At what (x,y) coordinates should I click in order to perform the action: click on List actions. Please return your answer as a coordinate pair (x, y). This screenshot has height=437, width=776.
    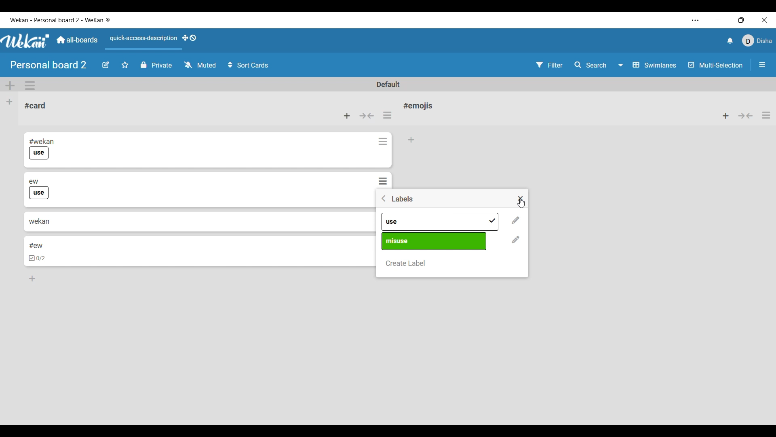
    Looking at the image, I should click on (387, 115).